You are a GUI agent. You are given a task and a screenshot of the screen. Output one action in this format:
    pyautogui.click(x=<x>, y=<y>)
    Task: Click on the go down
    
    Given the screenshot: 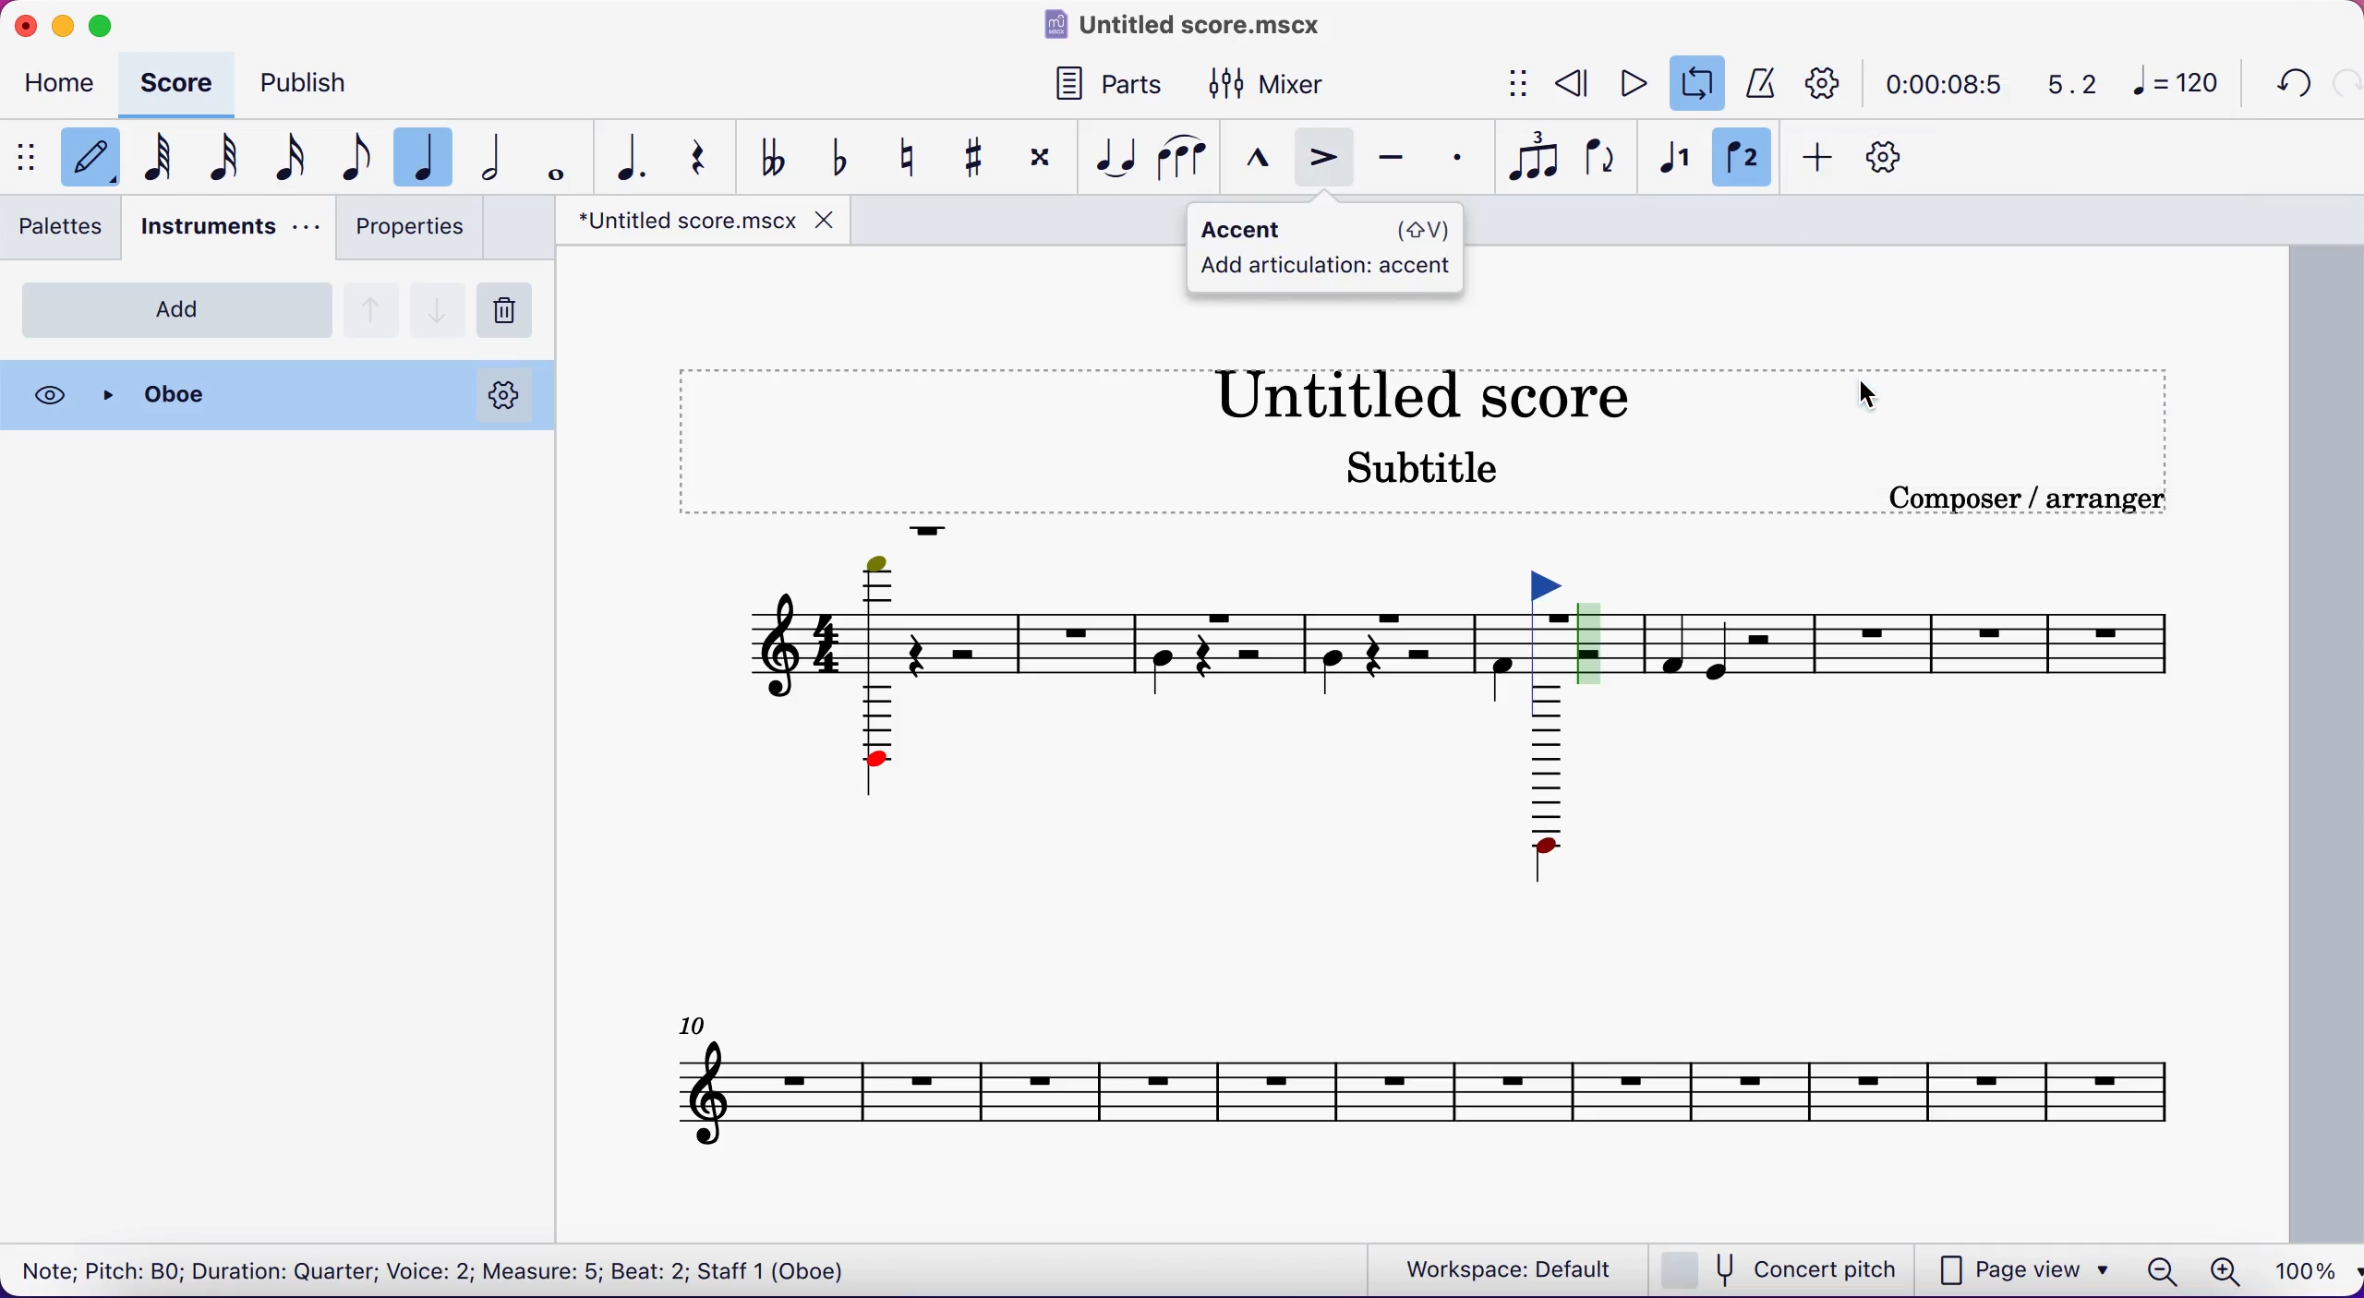 What is the action you would take?
    pyautogui.click(x=439, y=306)
    